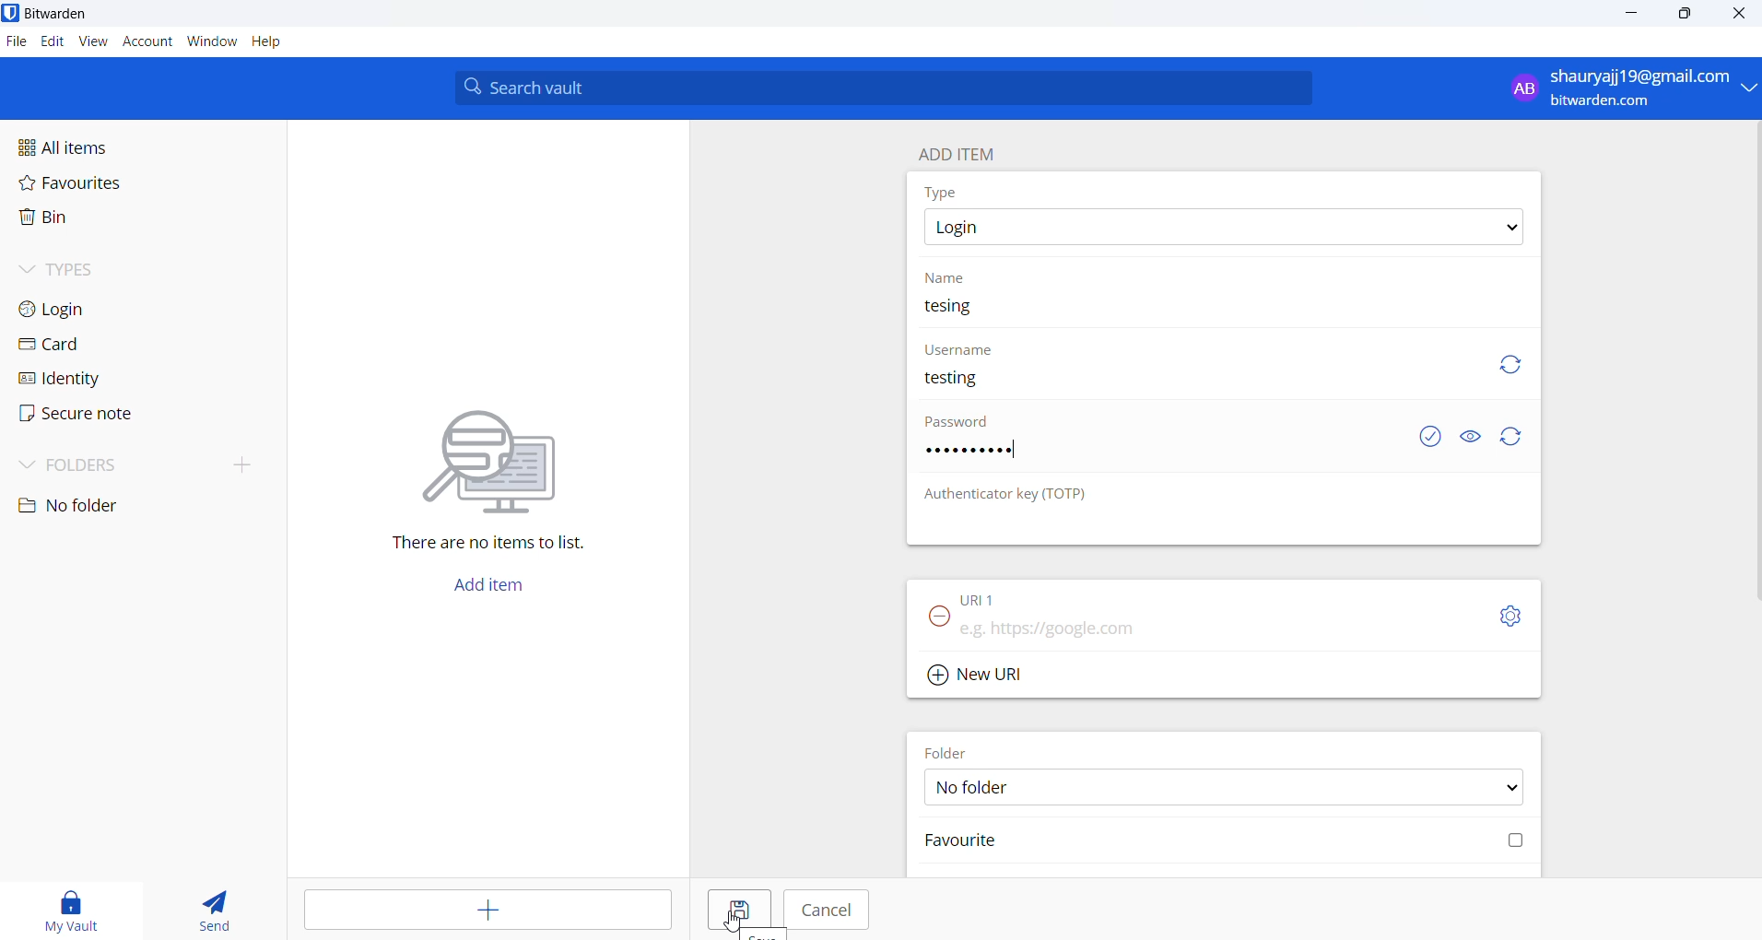  Describe the element at coordinates (15, 42) in the screenshot. I see `File` at that location.